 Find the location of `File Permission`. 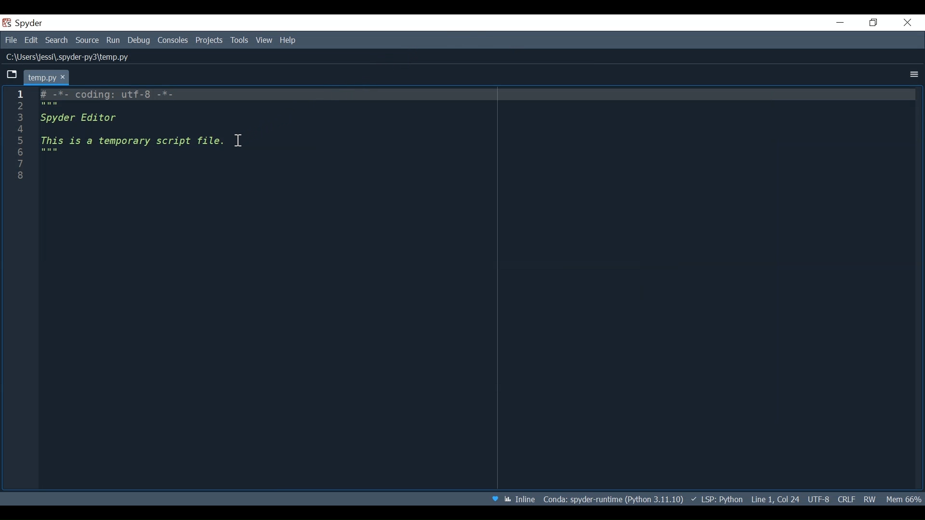

File Permission is located at coordinates (869, 499).